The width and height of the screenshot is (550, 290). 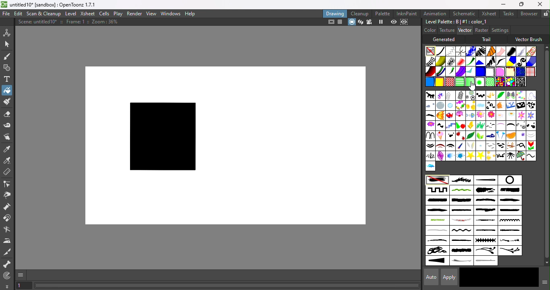 I want to click on fish3, so click(x=460, y=115).